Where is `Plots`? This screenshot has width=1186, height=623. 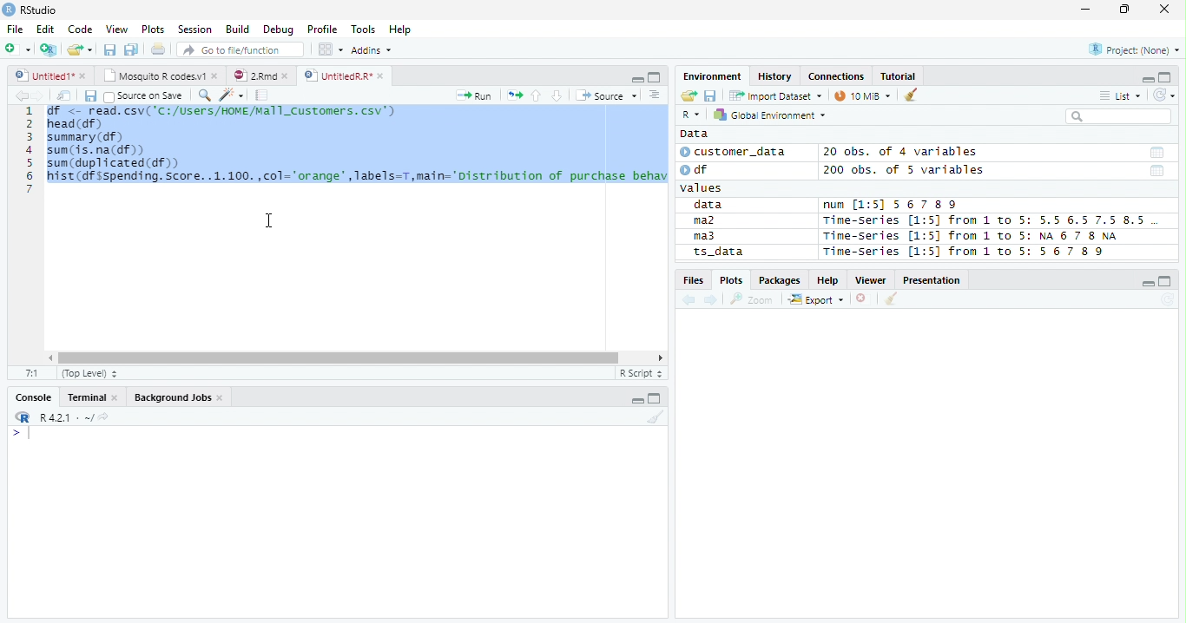 Plots is located at coordinates (153, 30).